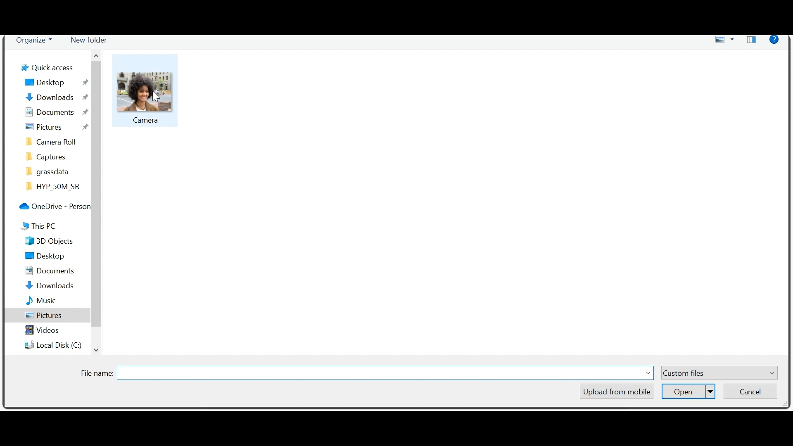  Describe the element at coordinates (719, 372) in the screenshot. I see `Custom Files` at that location.